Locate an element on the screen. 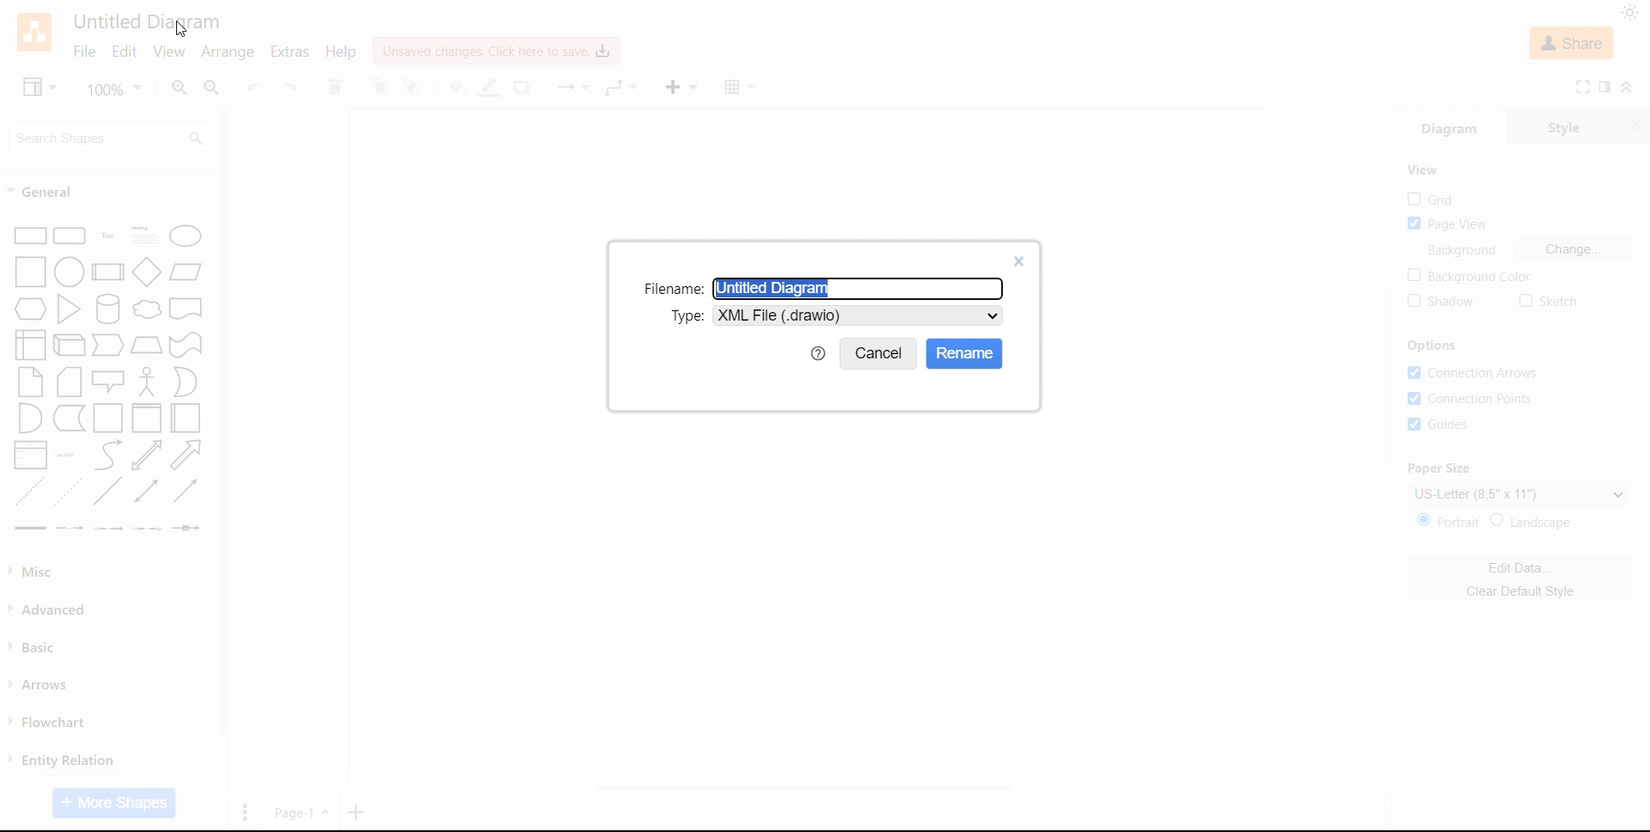 The image size is (1650, 832). Shadow  is located at coordinates (524, 88).